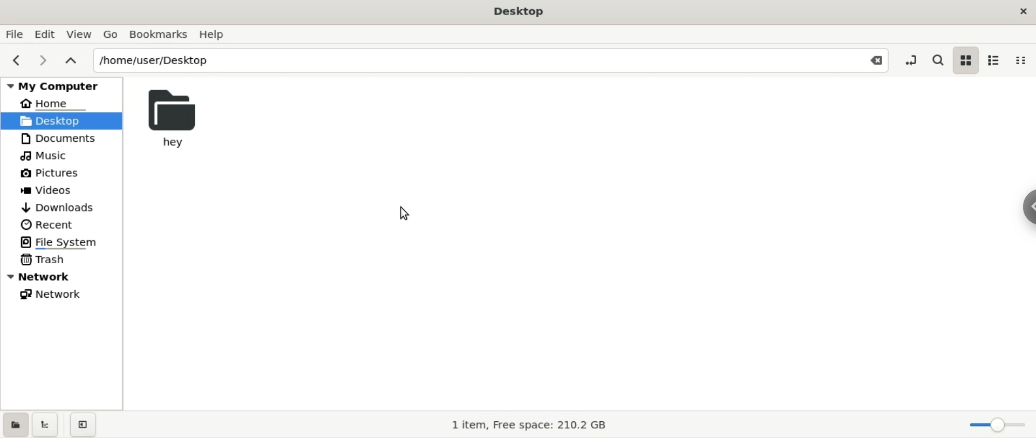 The width and height of the screenshot is (1036, 438). I want to click on help, so click(217, 36).